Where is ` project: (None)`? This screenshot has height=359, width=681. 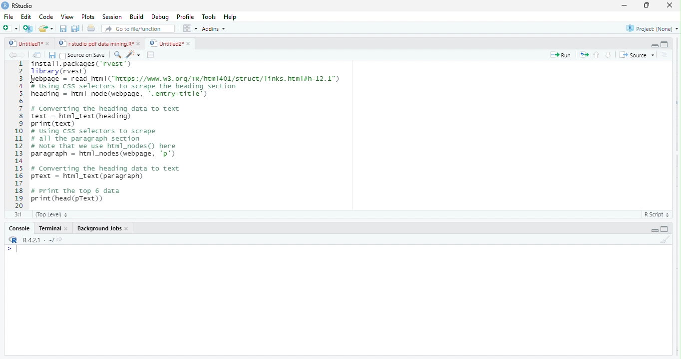  project: (None) is located at coordinates (653, 30).